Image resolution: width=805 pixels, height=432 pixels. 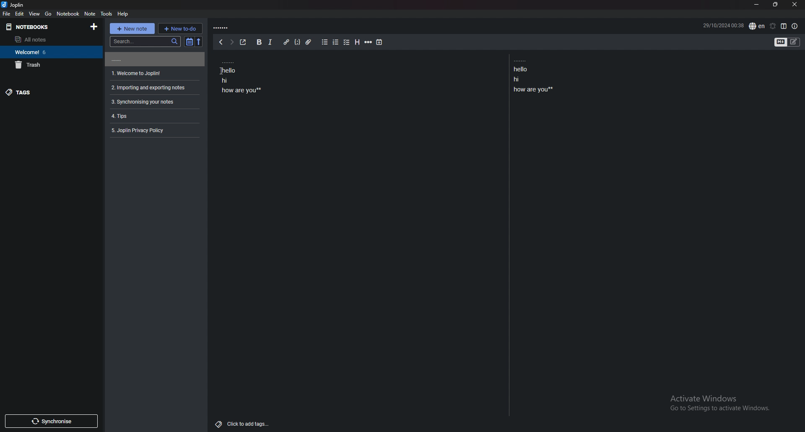 What do you see at coordinates (758, 26) in the screenshot?
I see `spell check` at bounding box center [758, 26].